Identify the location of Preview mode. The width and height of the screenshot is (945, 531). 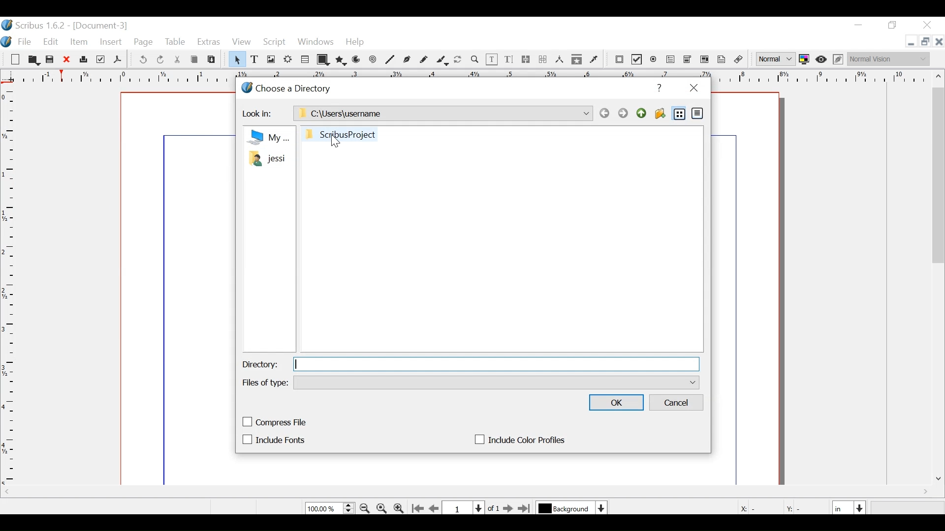
(822, 60).